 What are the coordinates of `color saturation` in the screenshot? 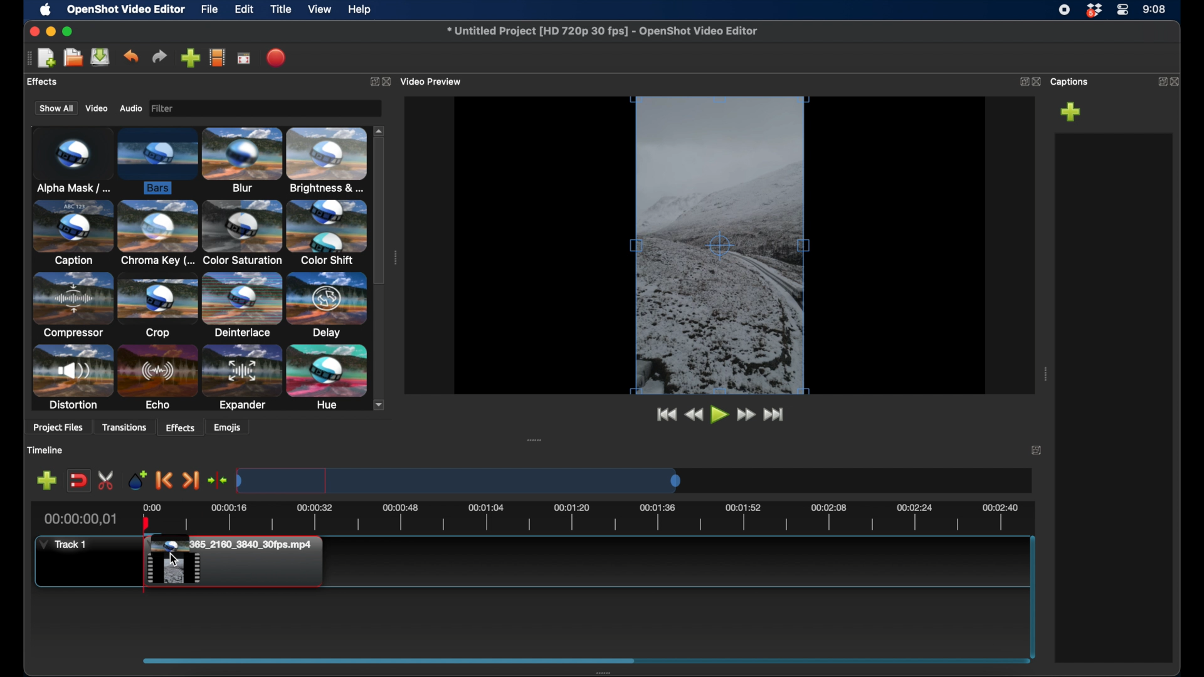 It's located at (242, 233).